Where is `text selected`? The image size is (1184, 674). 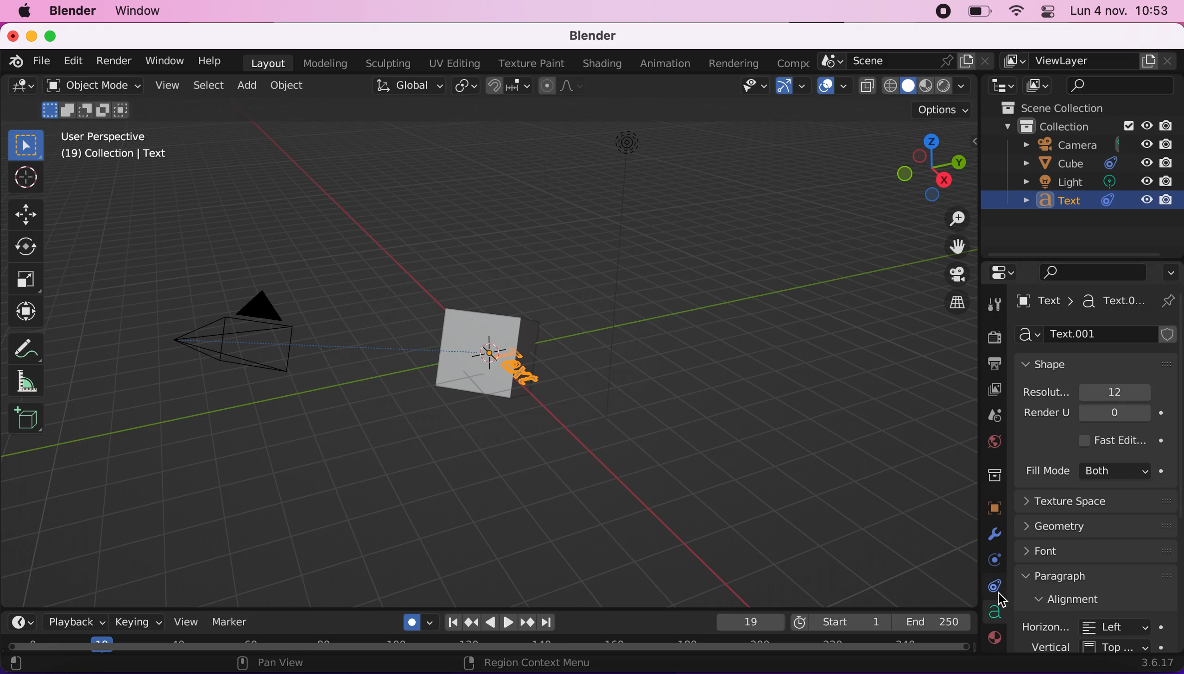
text selected is located at coordinates (526, 370).